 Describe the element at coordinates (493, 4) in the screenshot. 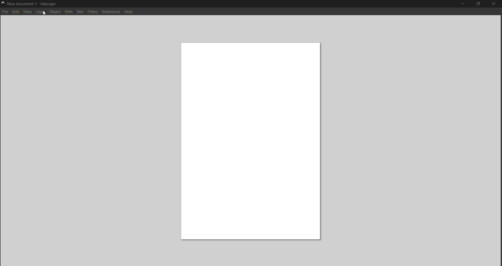

I see `close` at that location.